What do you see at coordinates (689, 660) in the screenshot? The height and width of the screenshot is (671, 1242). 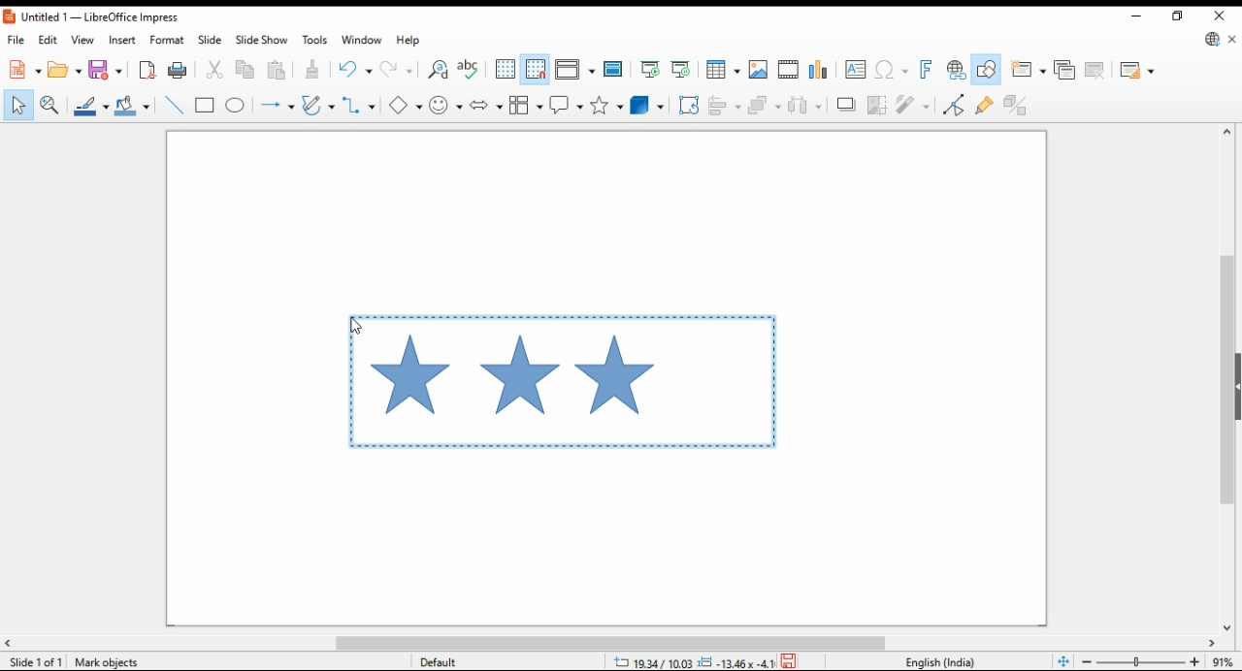 I see `dimensions` at bounding box center [689, 660].